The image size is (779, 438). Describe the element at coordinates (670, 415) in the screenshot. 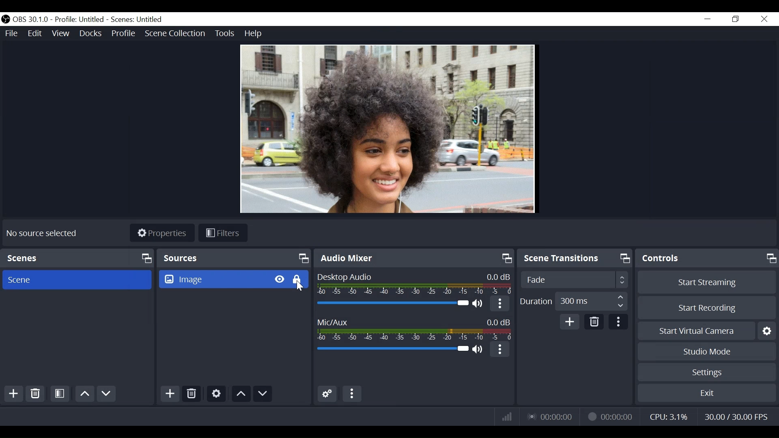

I see `CPU: 3.1%` at that location.